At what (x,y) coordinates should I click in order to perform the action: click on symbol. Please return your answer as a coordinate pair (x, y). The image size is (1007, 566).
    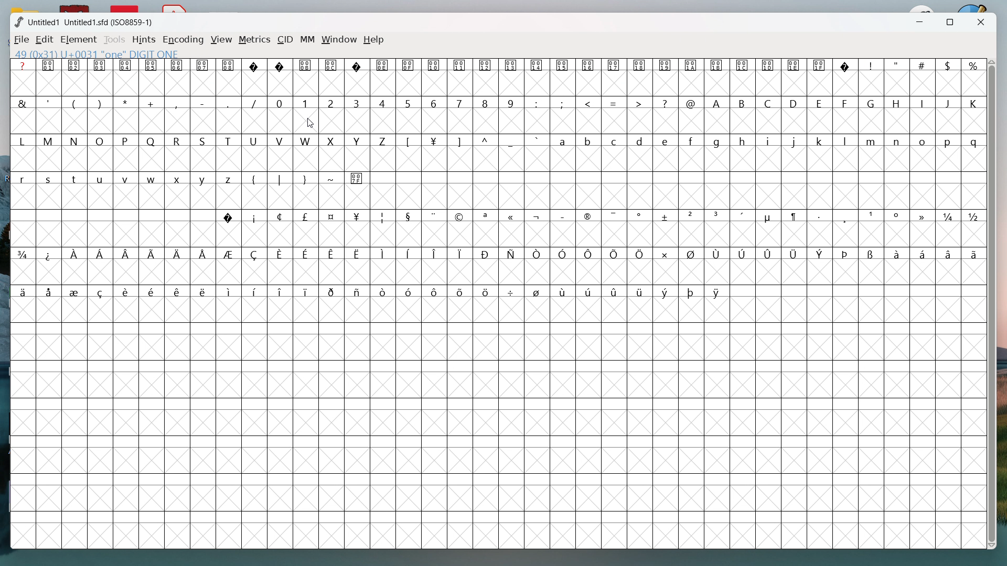
    Looking at the image, I should click on (282, 254).